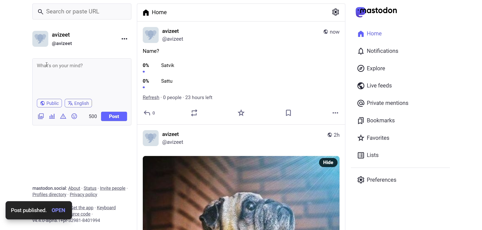  I want to click on Search or paste URL, so click(82, 12).